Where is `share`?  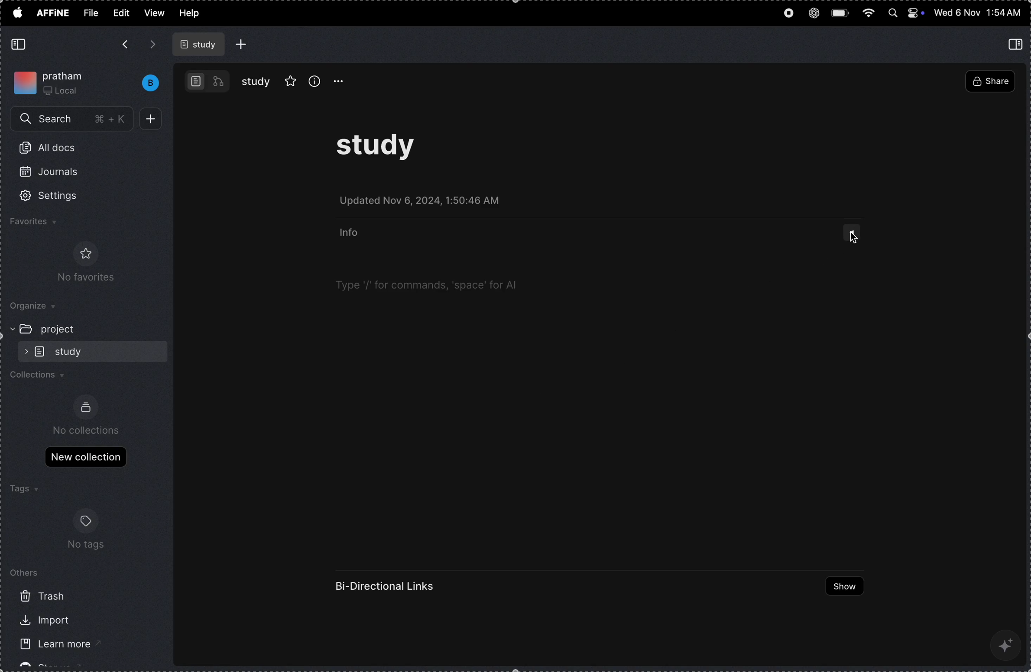 share is located at coordinates (989, 82).